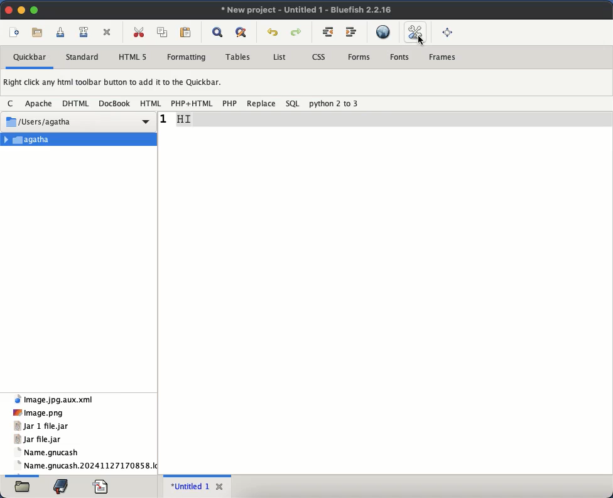 Image resolution: width=613 pixels, height=498 pixels. What do you see at coordinates (107, 32) in the screenshot?
I see `close` at bounding box center [107, 32].